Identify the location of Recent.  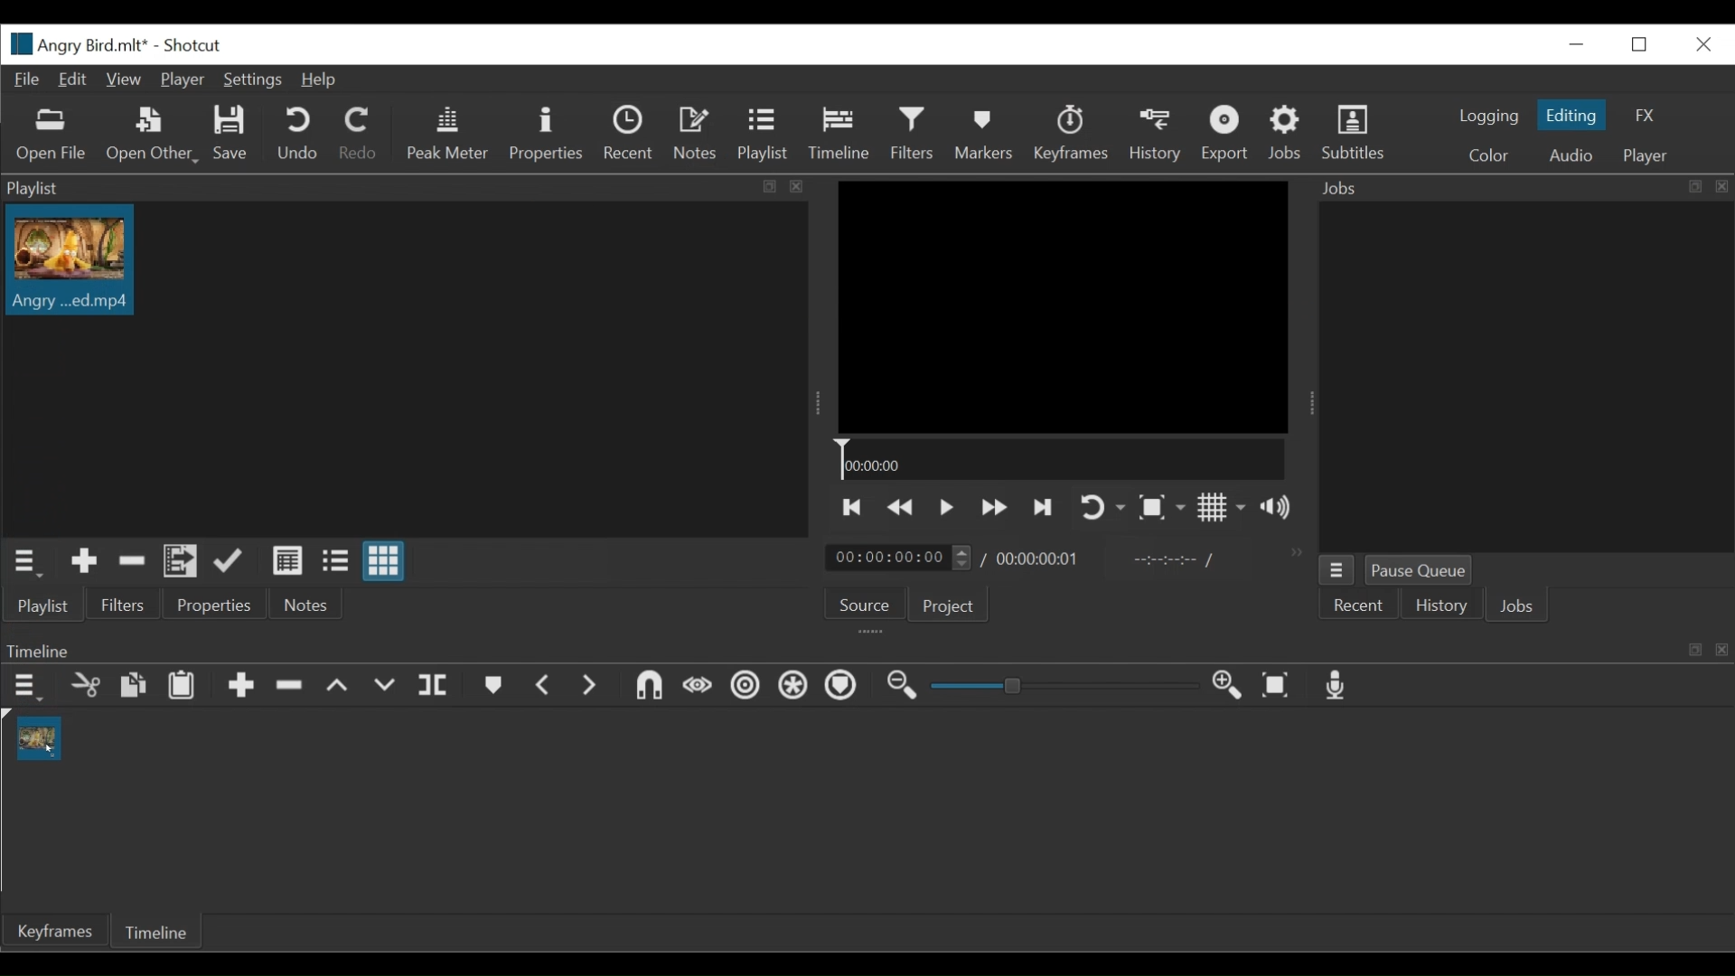
(627, 135).